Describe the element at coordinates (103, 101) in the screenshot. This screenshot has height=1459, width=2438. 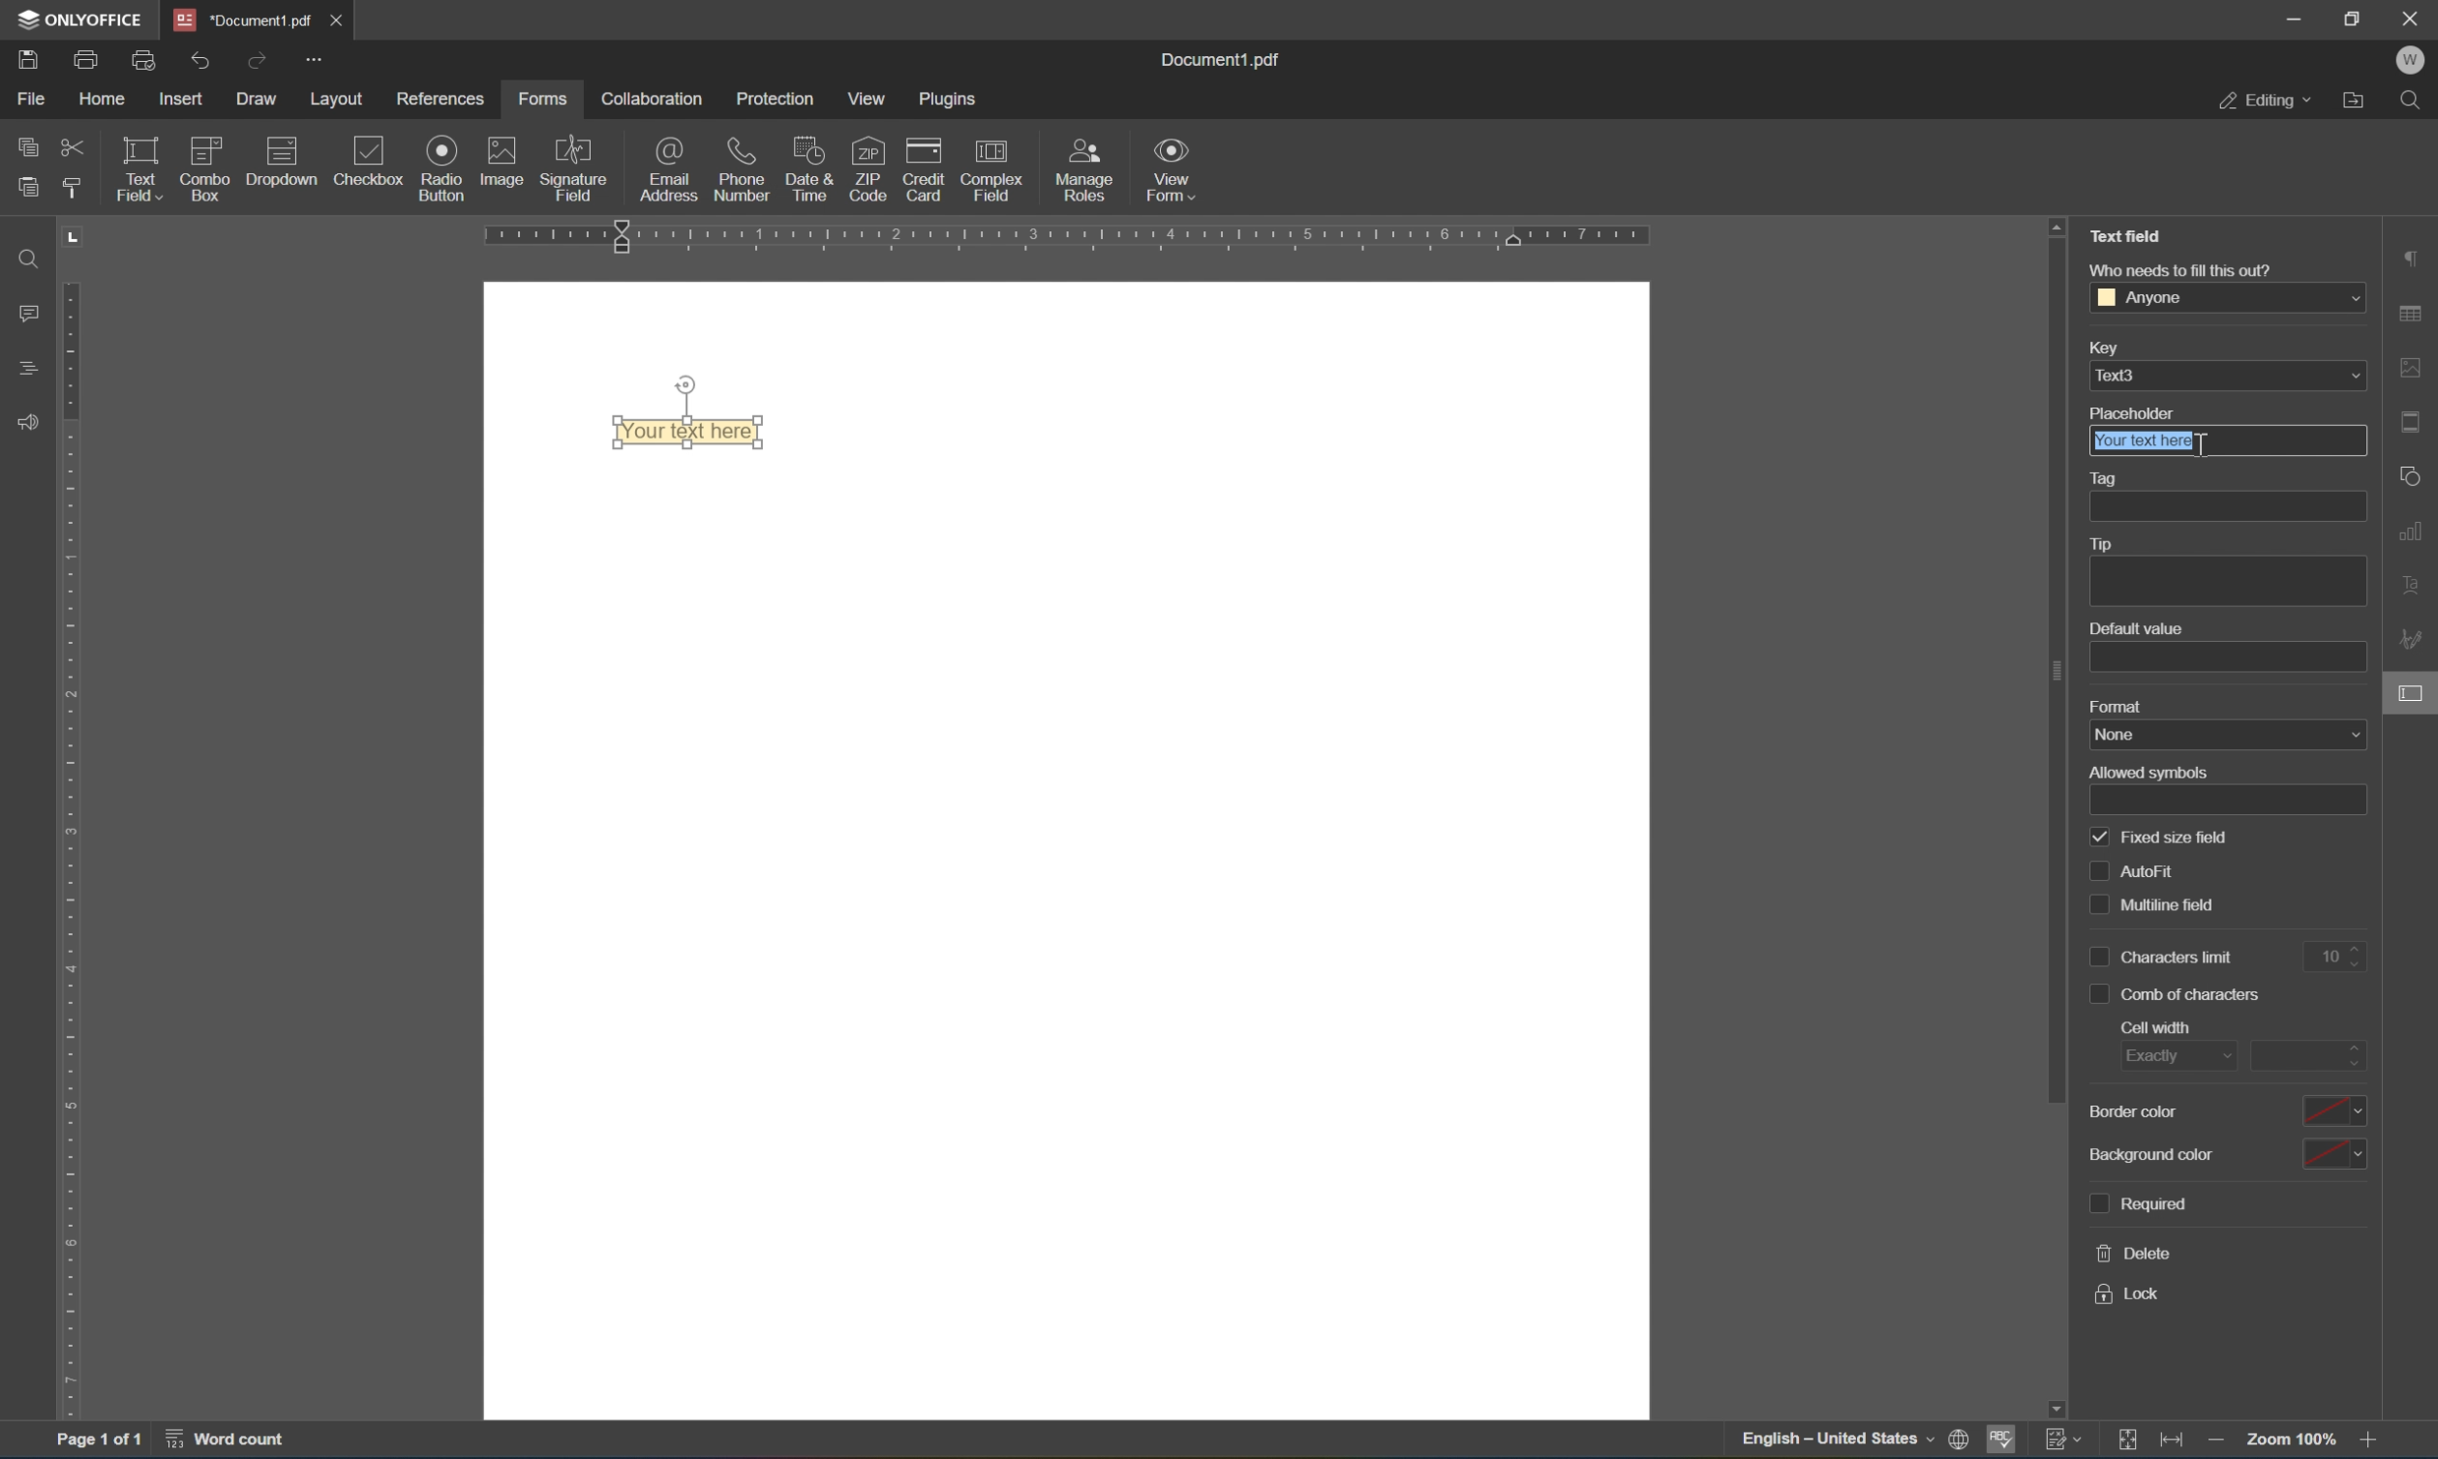
I see `home` at that location.